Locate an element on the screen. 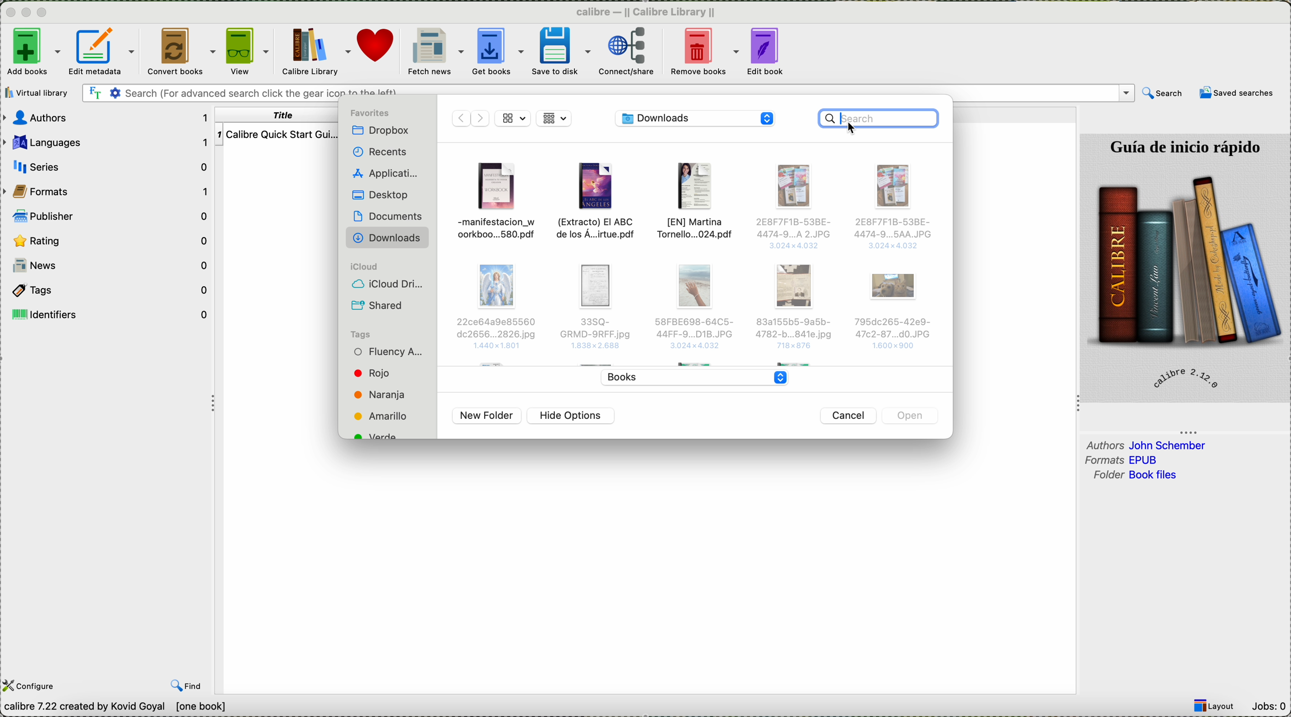  find is located at coordinates (186, 685).